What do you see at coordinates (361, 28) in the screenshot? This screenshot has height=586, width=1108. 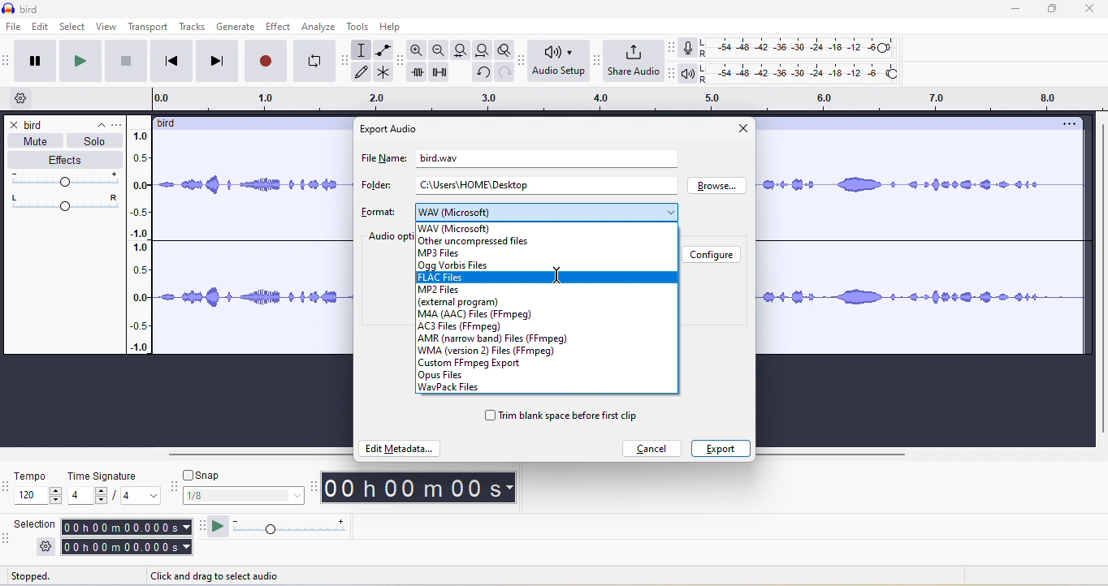 I see `tools` at bounding box center [361, 28].